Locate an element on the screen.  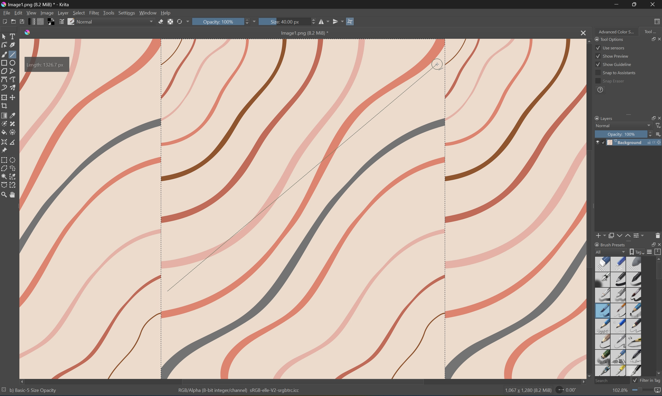
Polygonal selection tool is located at coordinates (4, 168).